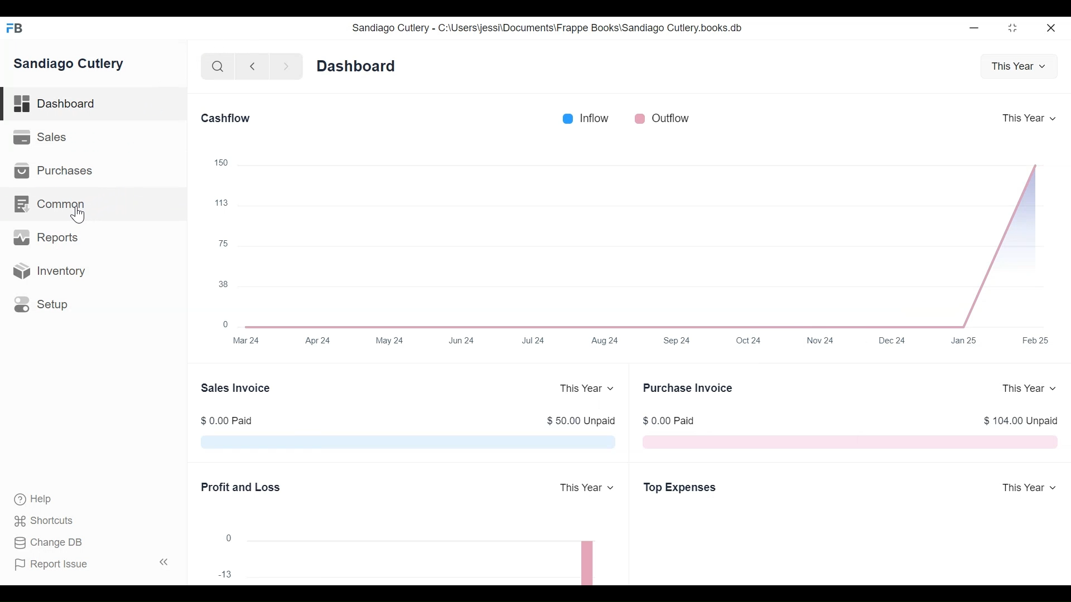  Describe the element at coordinates (253, 67) in the screenshot. I see `Navigate Back` at that location.